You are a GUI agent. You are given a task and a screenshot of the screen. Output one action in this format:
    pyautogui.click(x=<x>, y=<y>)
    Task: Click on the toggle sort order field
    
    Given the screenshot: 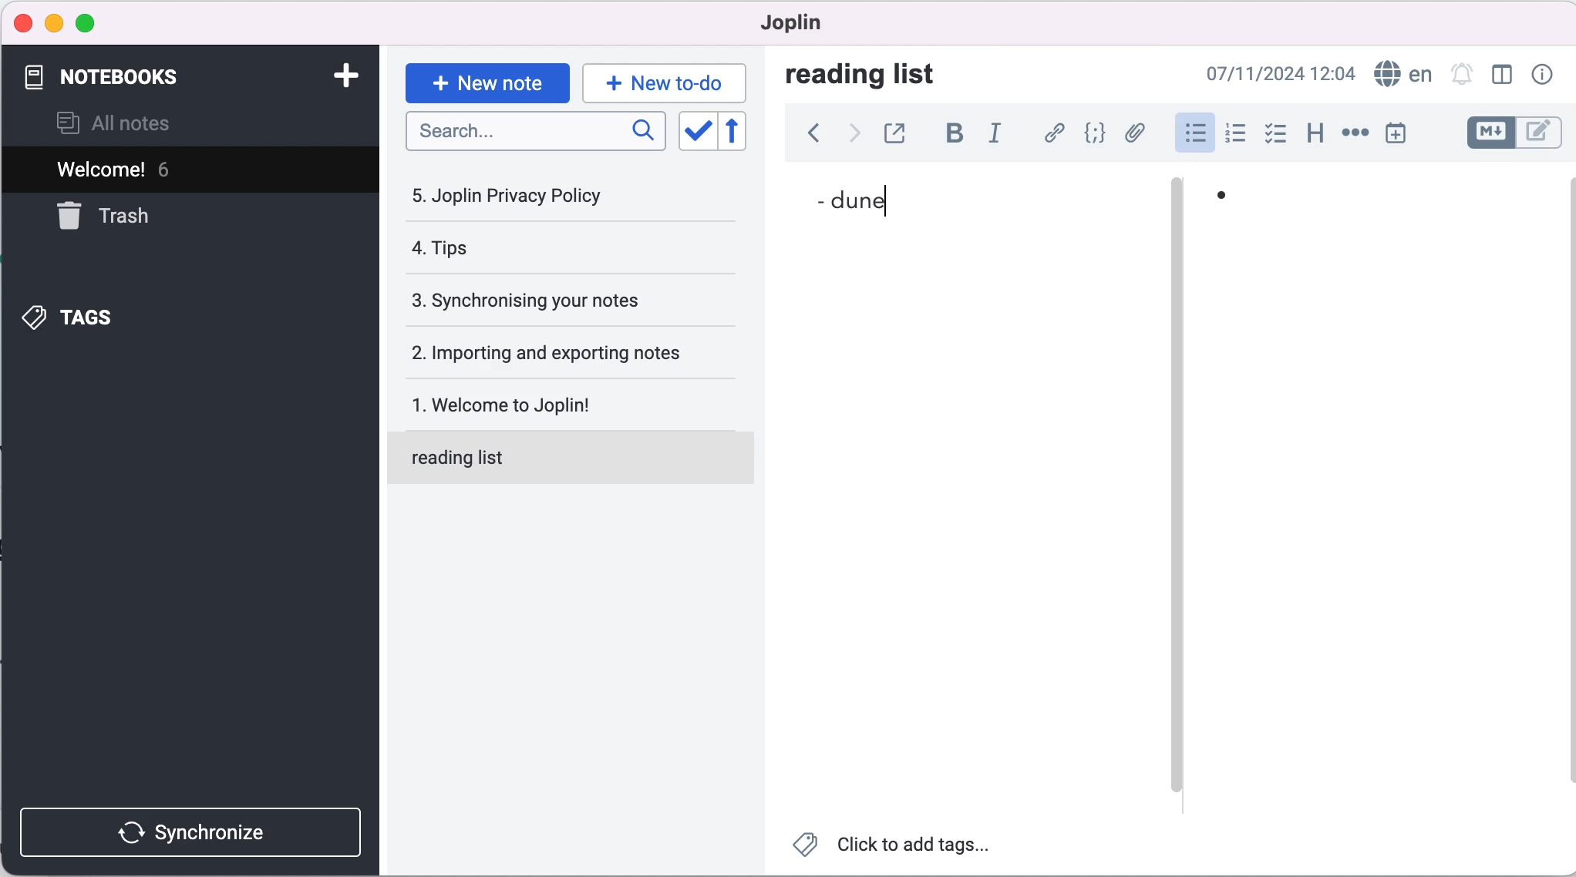 What is the action you would take?
    pyautogui.click(x=698, y=133)
    